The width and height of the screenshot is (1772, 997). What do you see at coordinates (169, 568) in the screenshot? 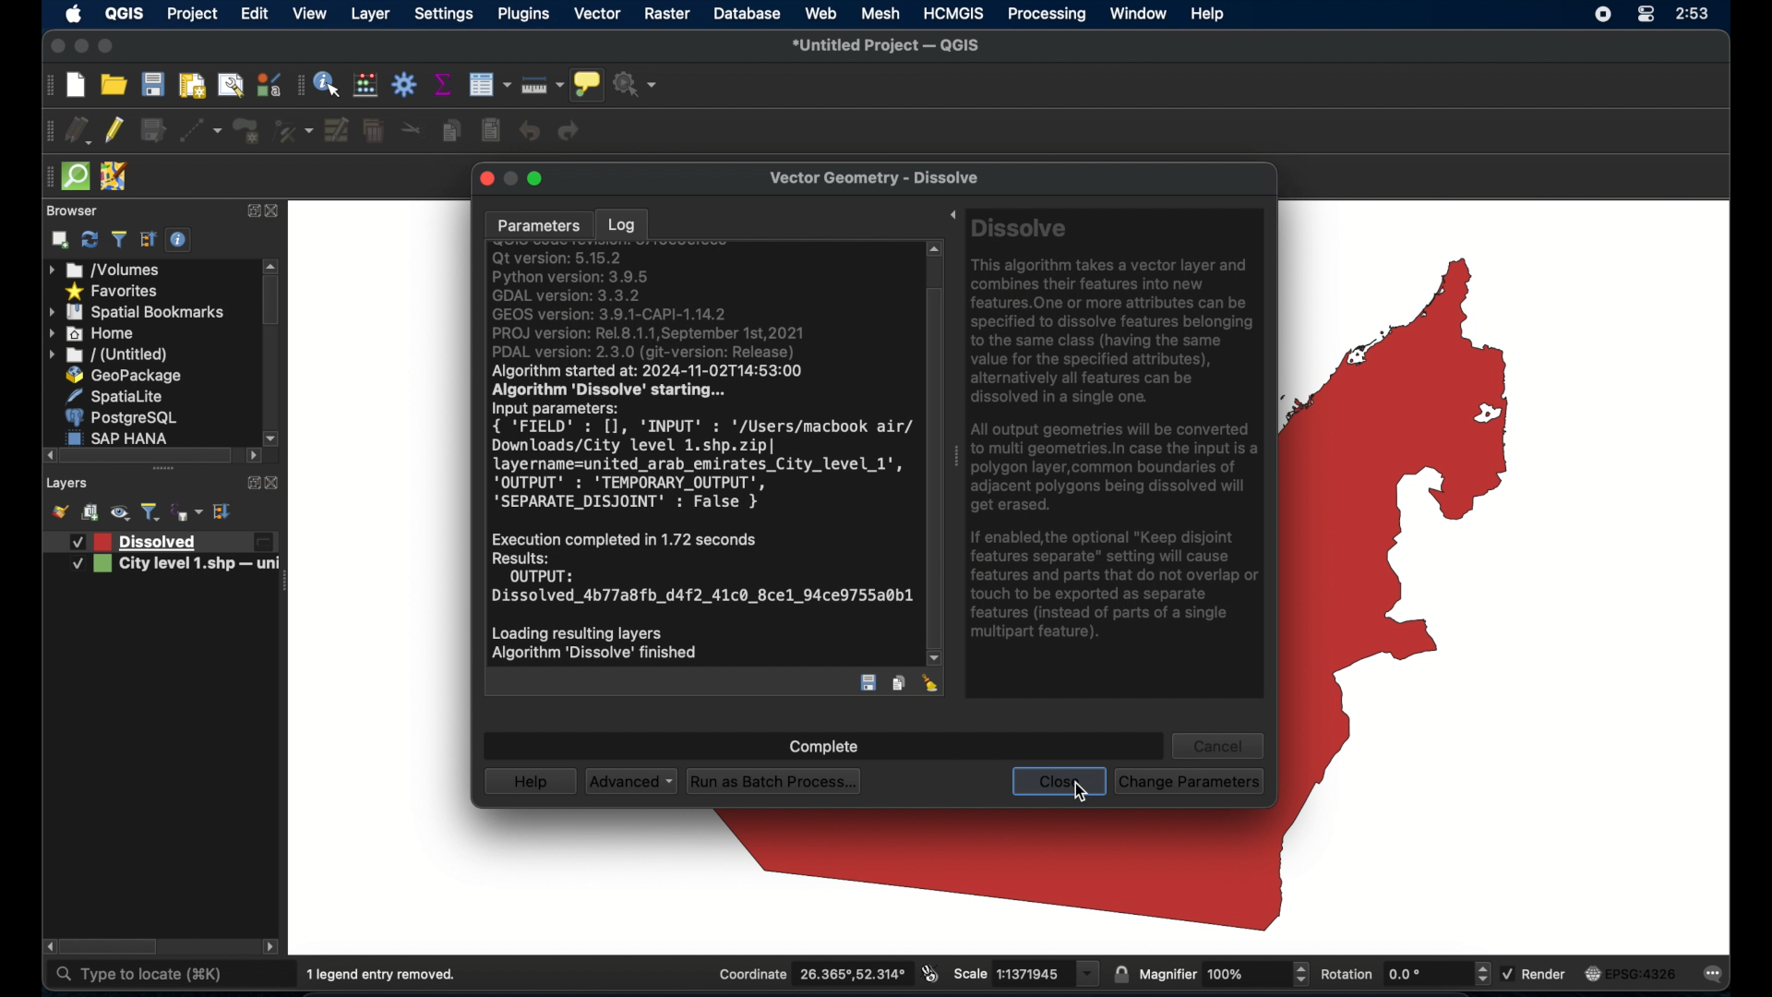
I see `city level 1.shp - uni` at bounding box center [169, 568].